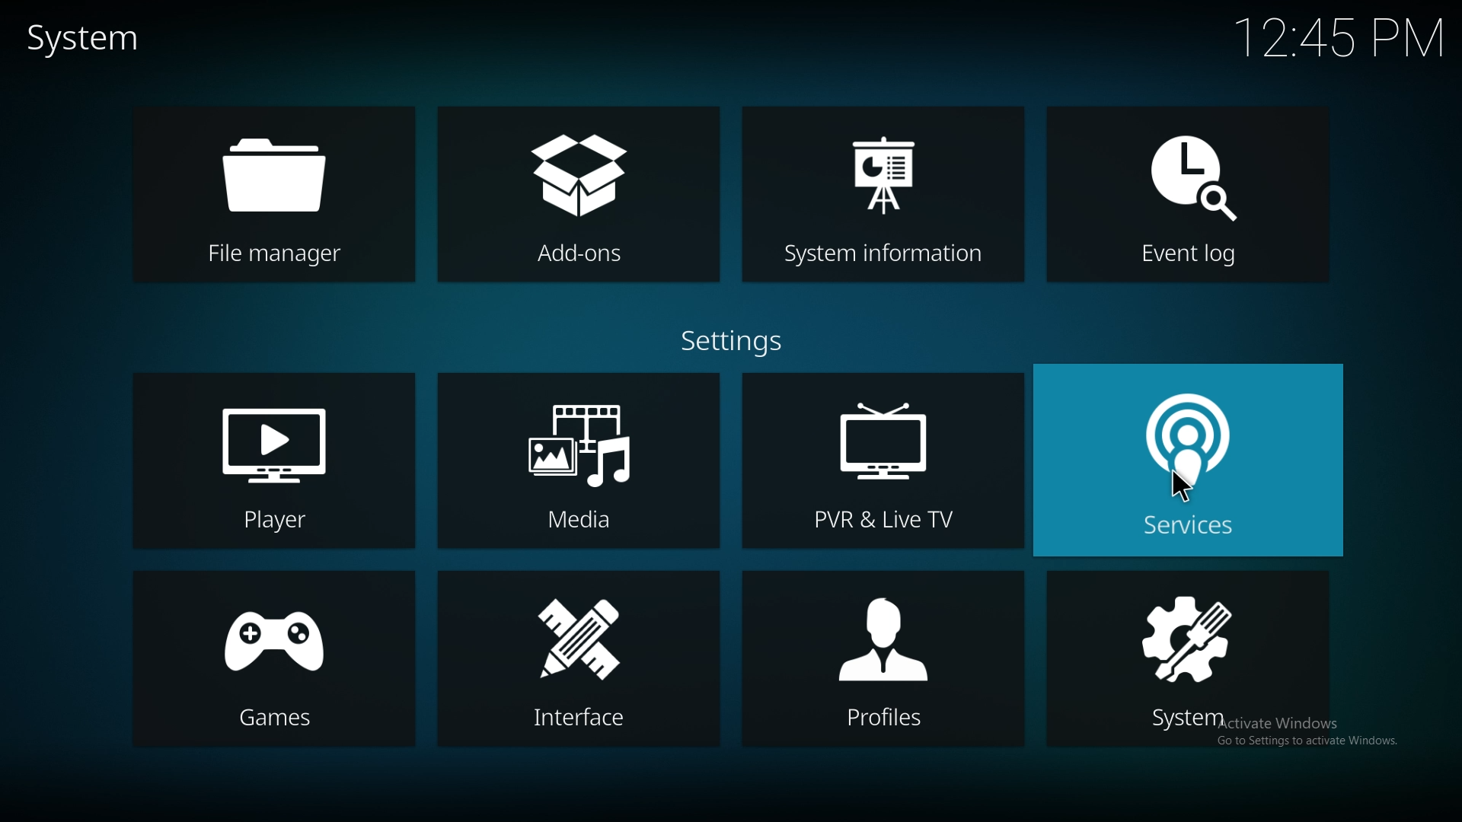 The height and width of the screenshot is (822, 1462). What do you see at coordinates (1189, 658) in the screenshot?
I see `system` at bounding box center [1189, 658].